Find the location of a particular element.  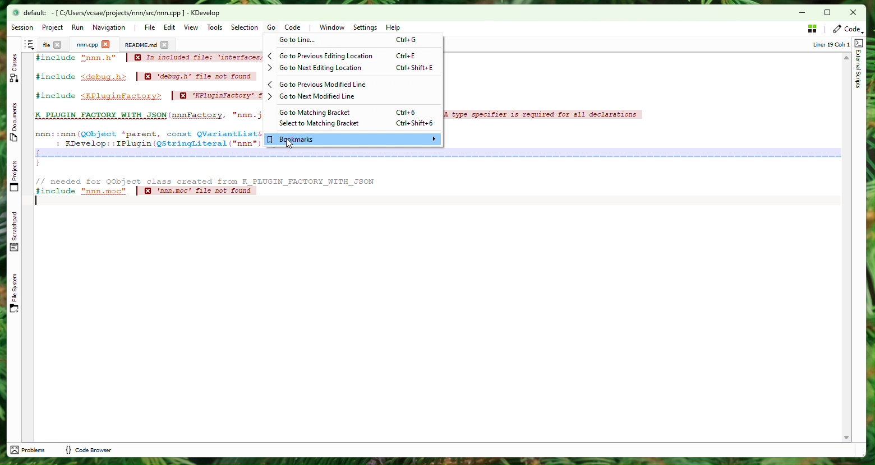

Help is located at coordinates (394, 29).